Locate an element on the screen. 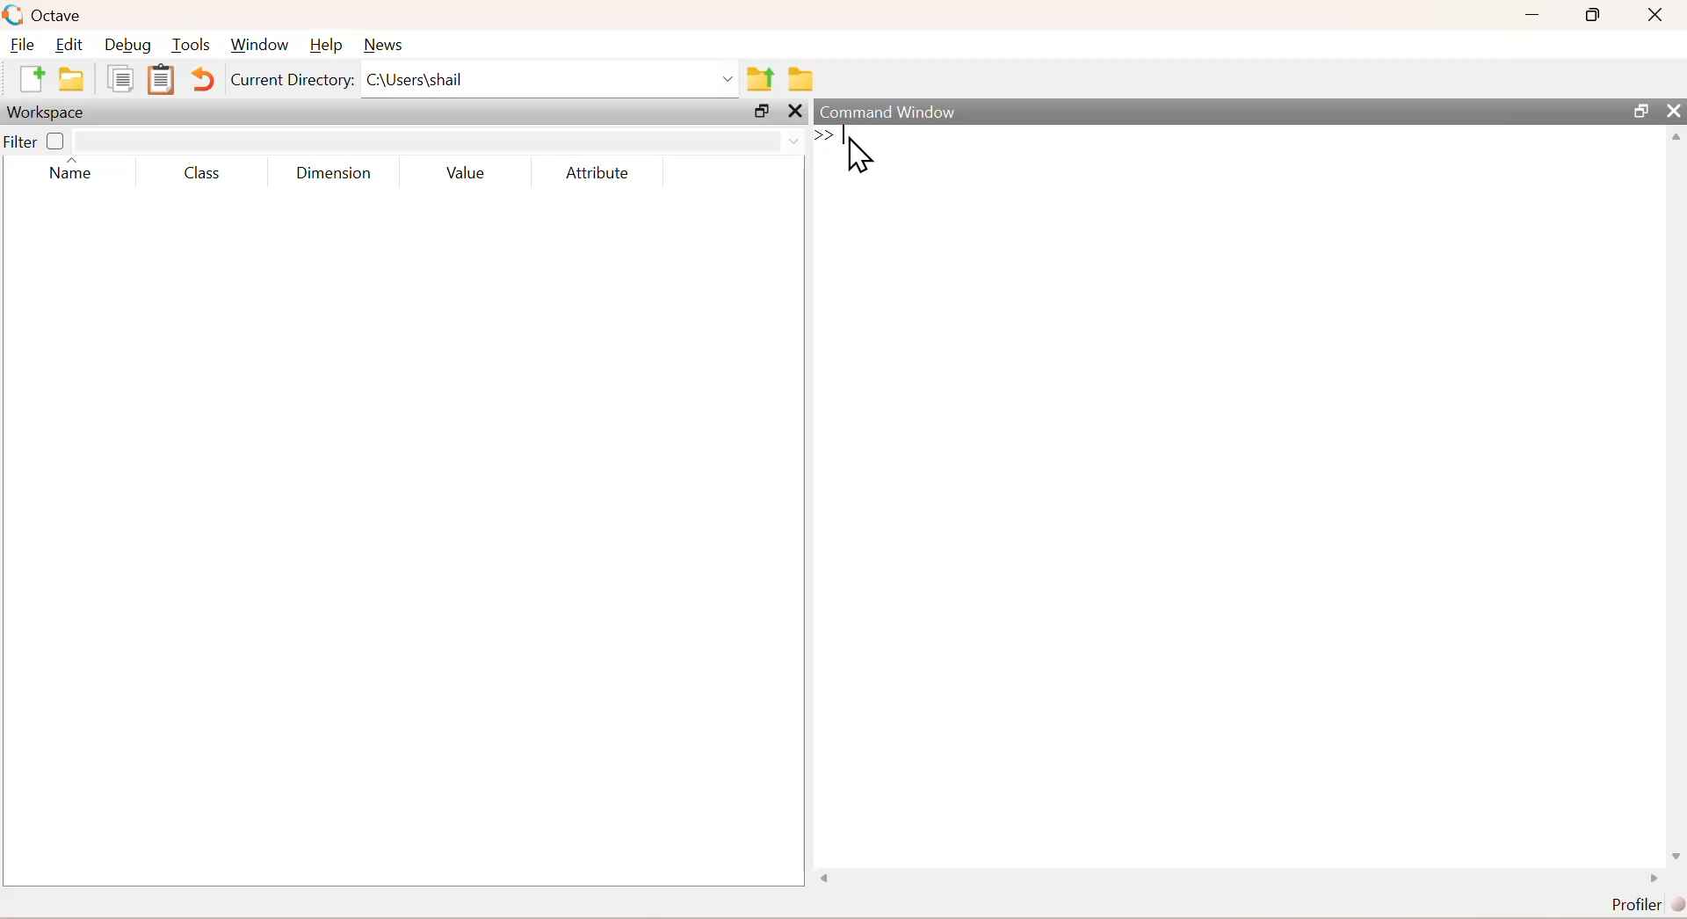 This screenshot has width=1687, height=919. Debug is located at coordinates (132, 44).